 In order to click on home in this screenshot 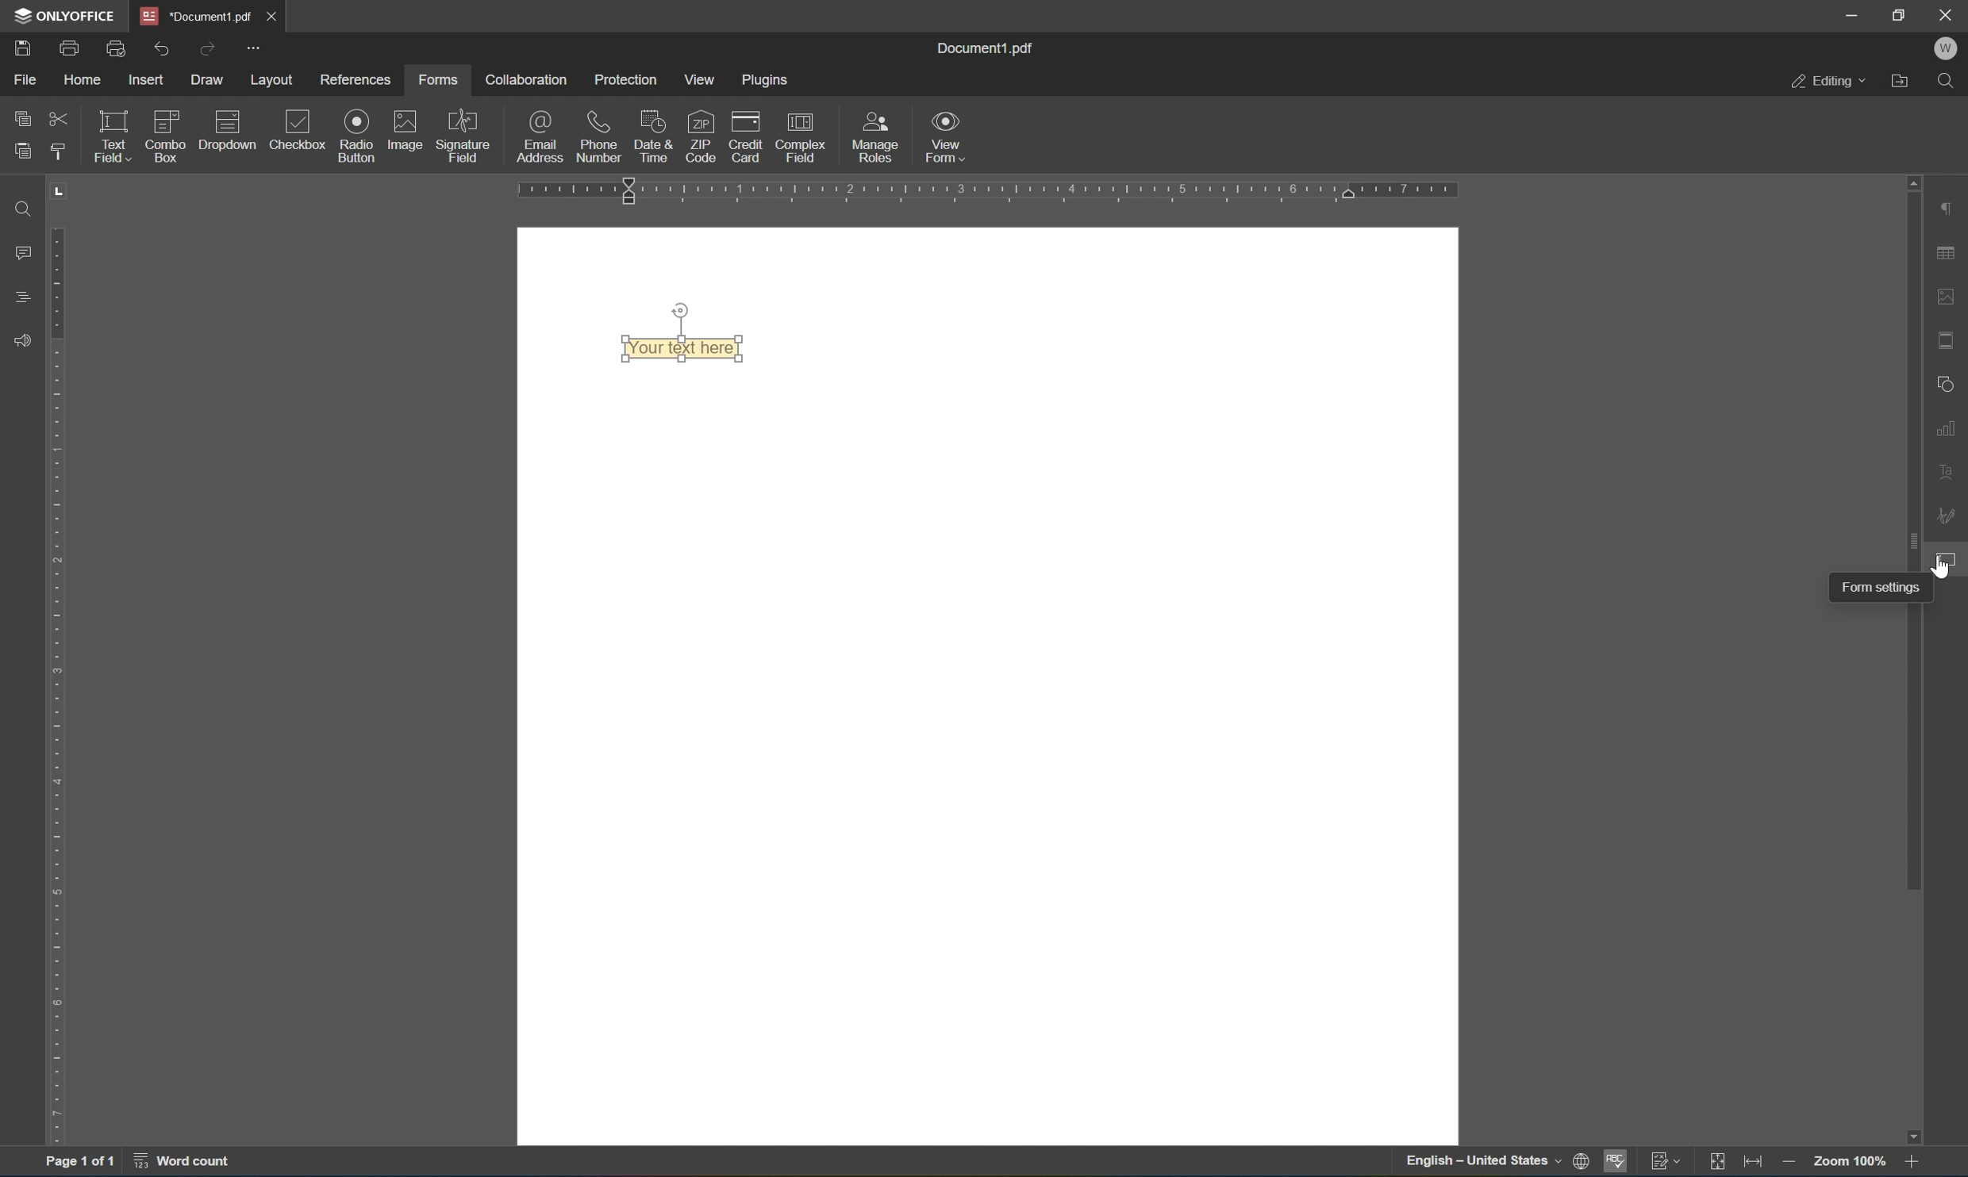, I will do `click(84, 78)`.